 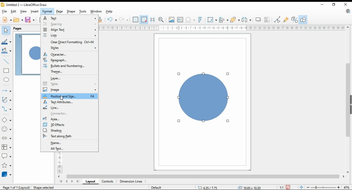 What do you see at coordinates (90, 181) in the screenshot?
I see `layout` at bounding box center [90, 181].